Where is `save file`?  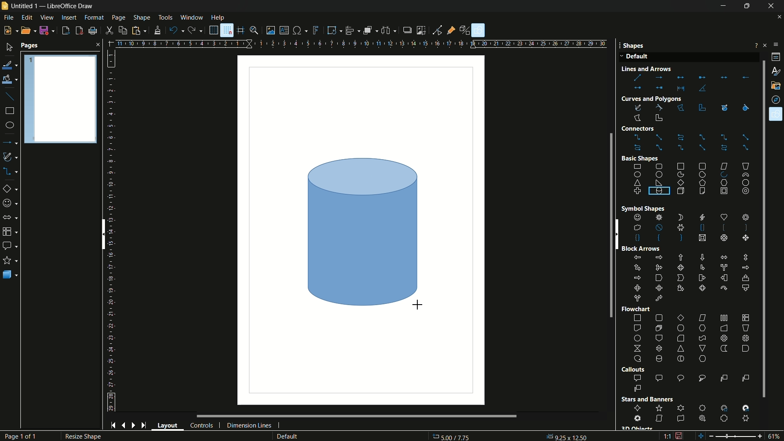 save file is located at coordinates (47, 30).